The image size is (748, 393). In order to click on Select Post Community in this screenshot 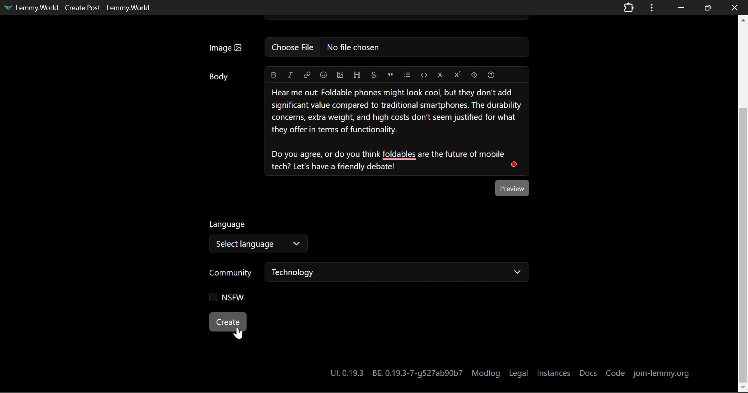, I will do `click(373, 274)`.